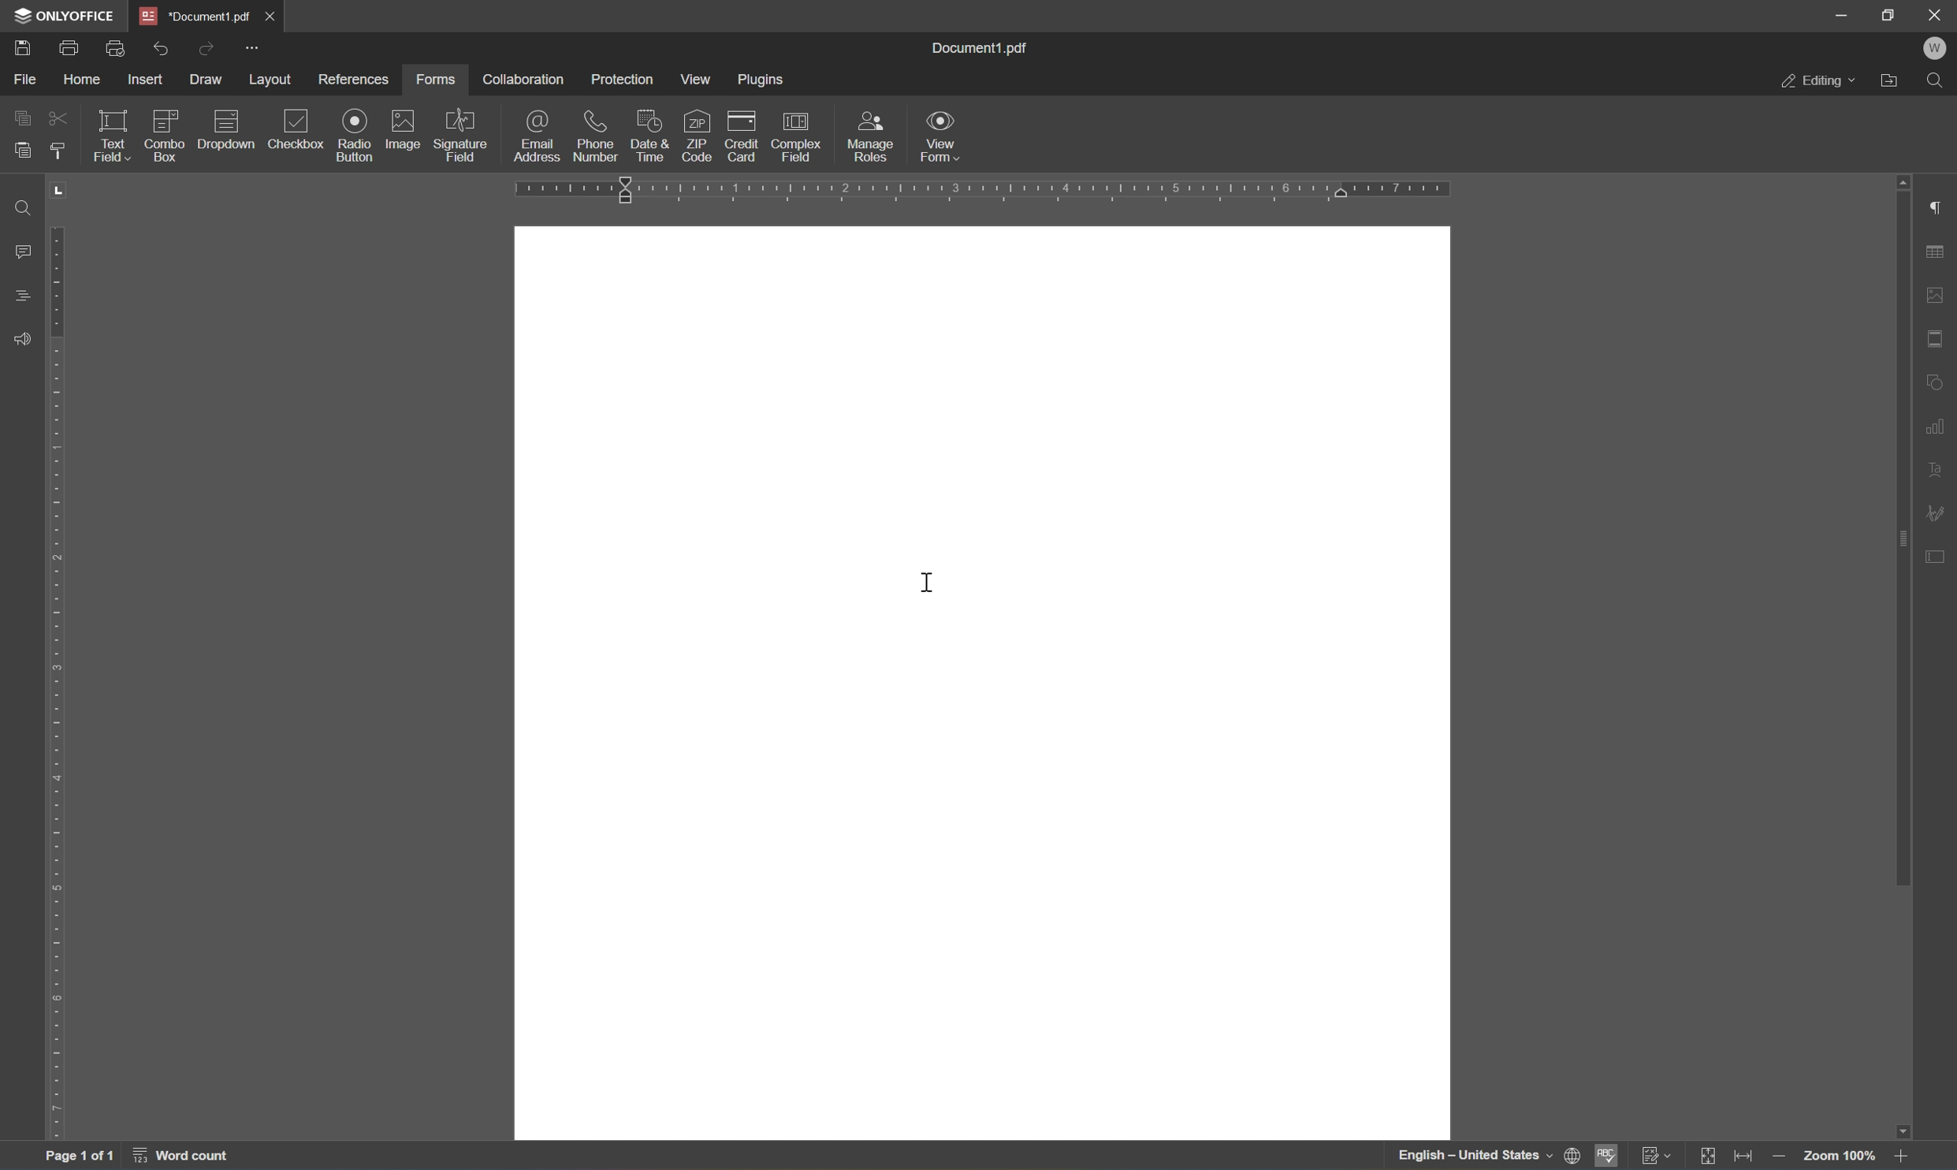  What do you see at coordinates (1845, 1157) in the screenshot?
I see `zoom 100%` at bounding box center [1845, 1157].